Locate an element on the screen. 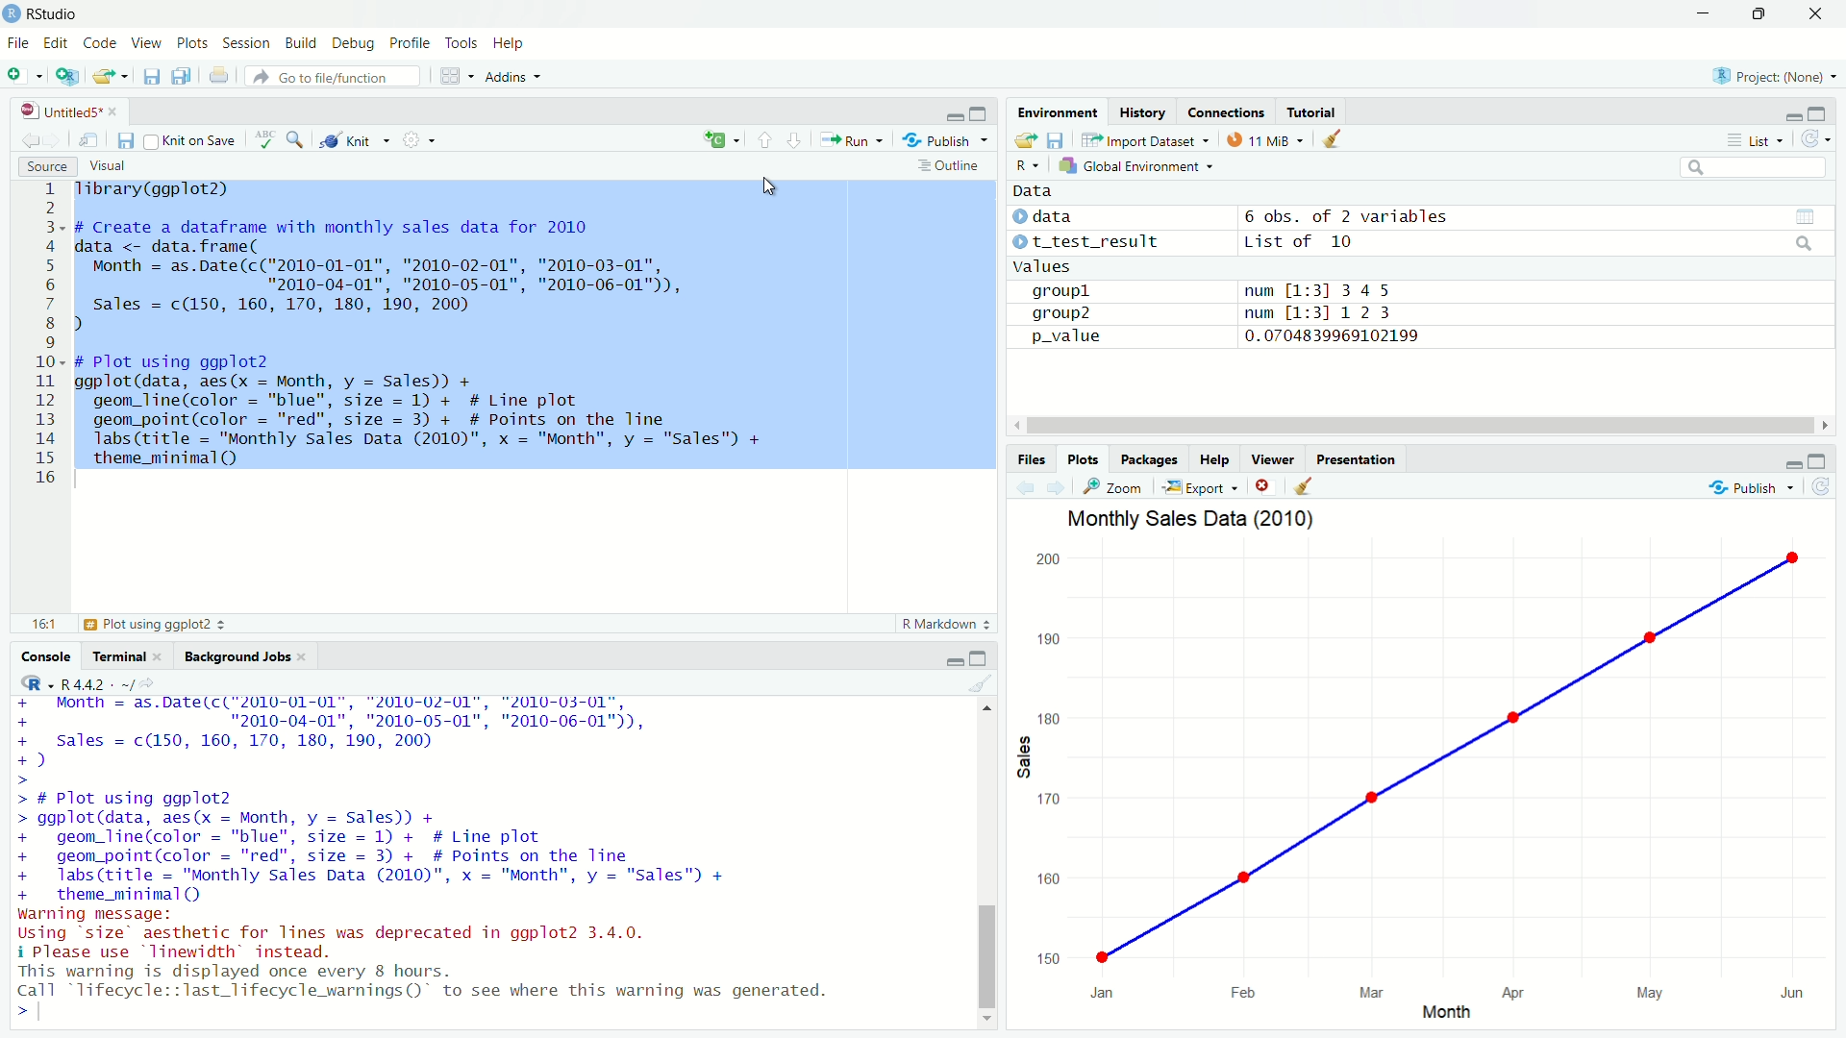 This screenshot has height=1038, width=1846. save all open document is located at coordinates (181, 76).